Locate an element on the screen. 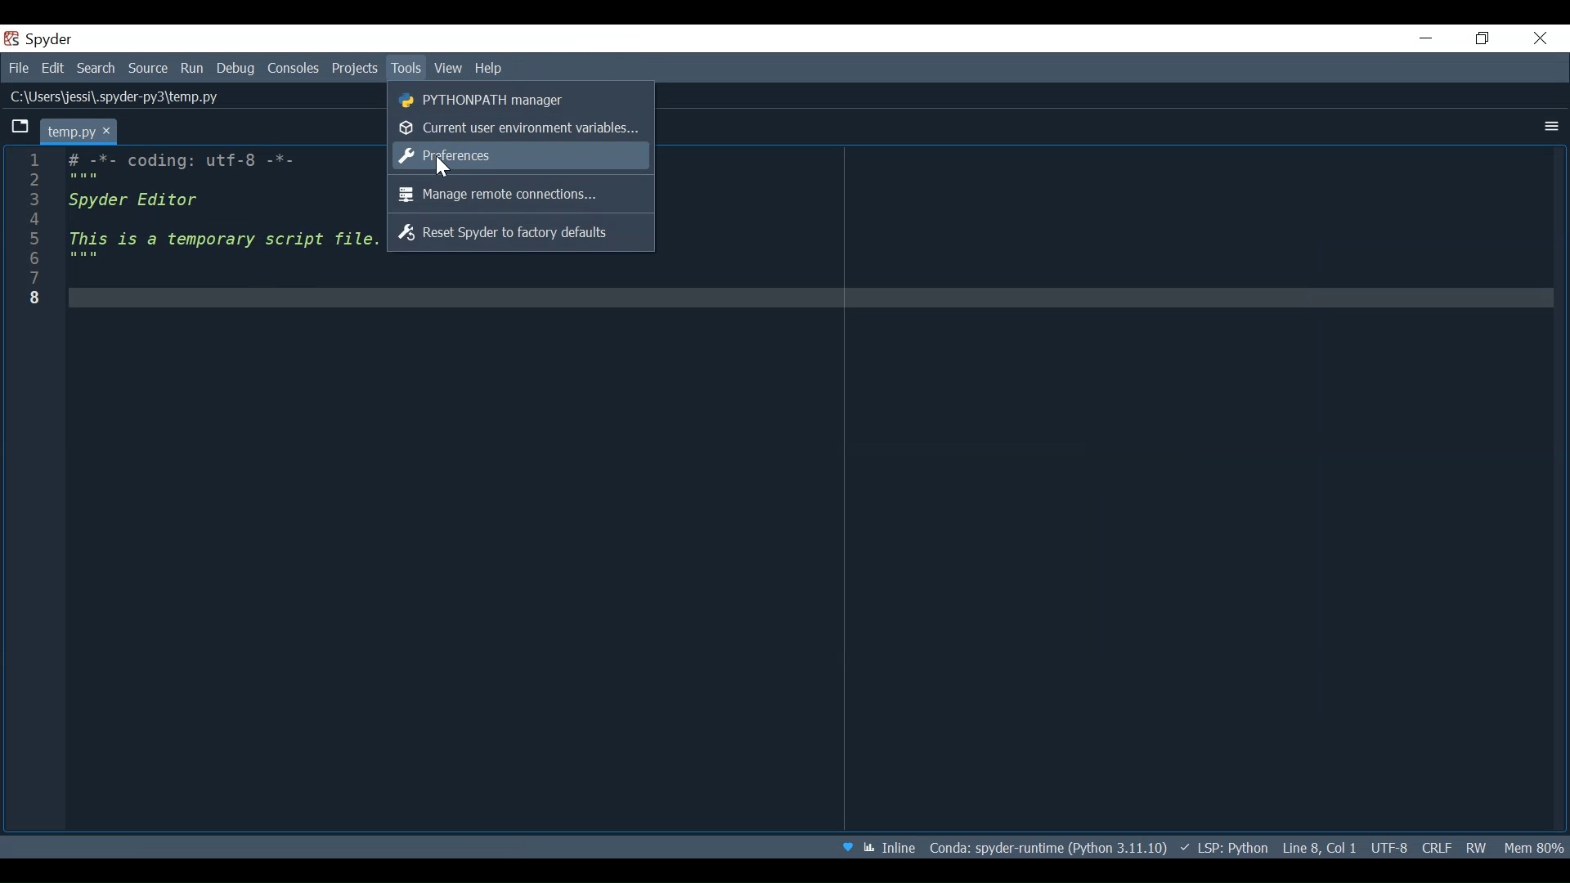 The image size is (1570, 883). Conda Environment Indicator is located at coordinates (1075, 846).